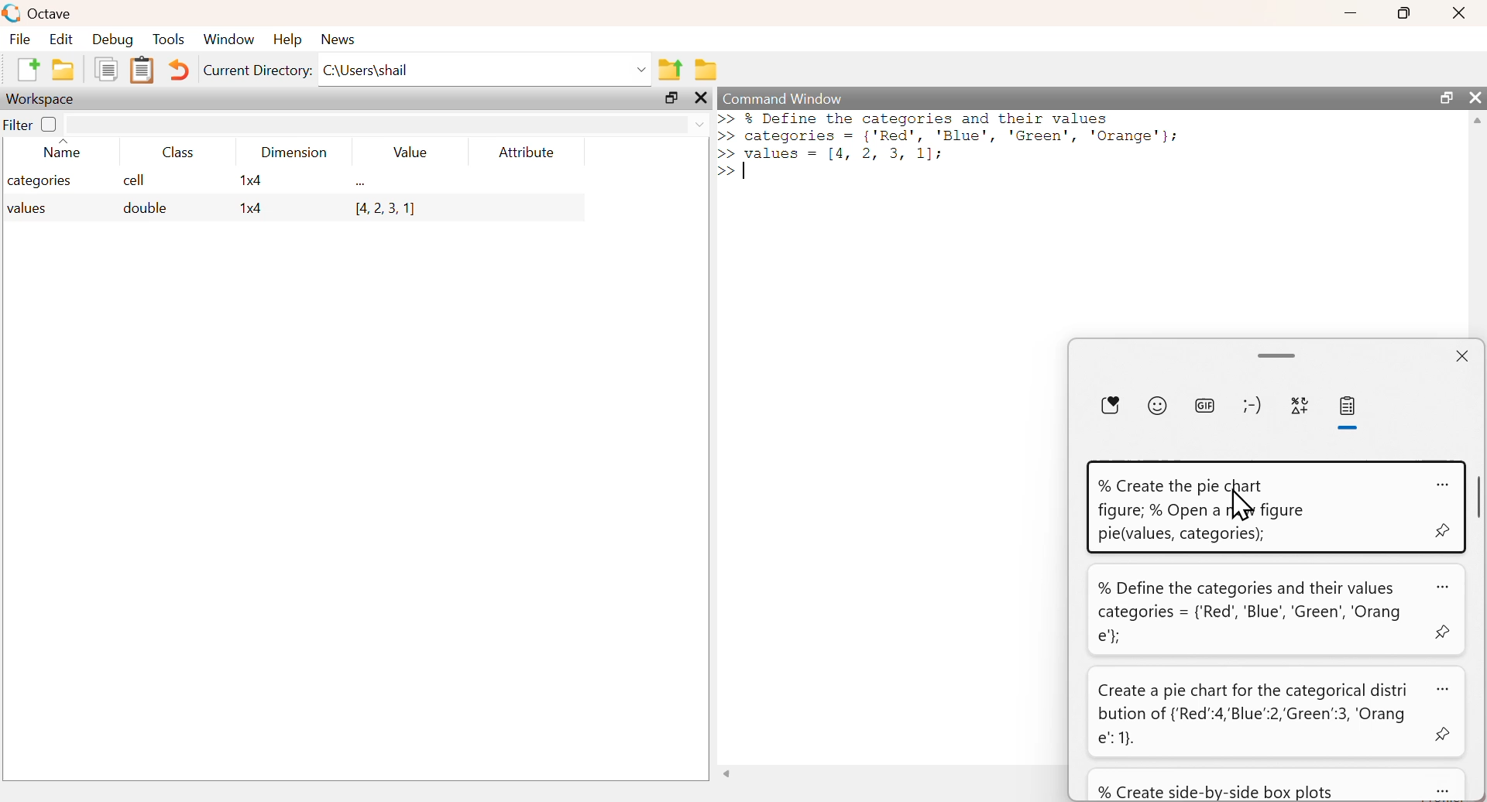  Describe the element at coordinates (60, 39) in the screenshot. I see `Edit` at that location.